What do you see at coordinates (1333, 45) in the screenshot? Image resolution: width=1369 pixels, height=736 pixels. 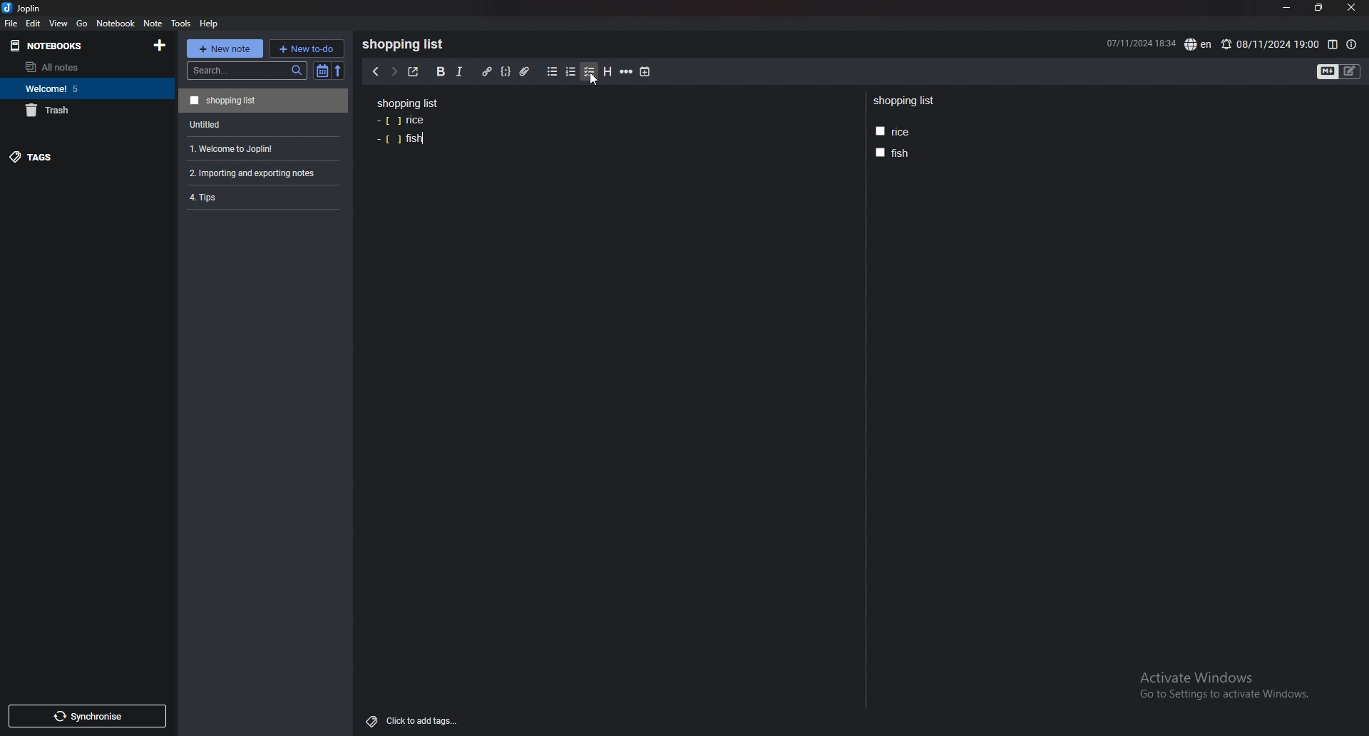 I see `toggle editor layout` at bounding box center [1333, 45].